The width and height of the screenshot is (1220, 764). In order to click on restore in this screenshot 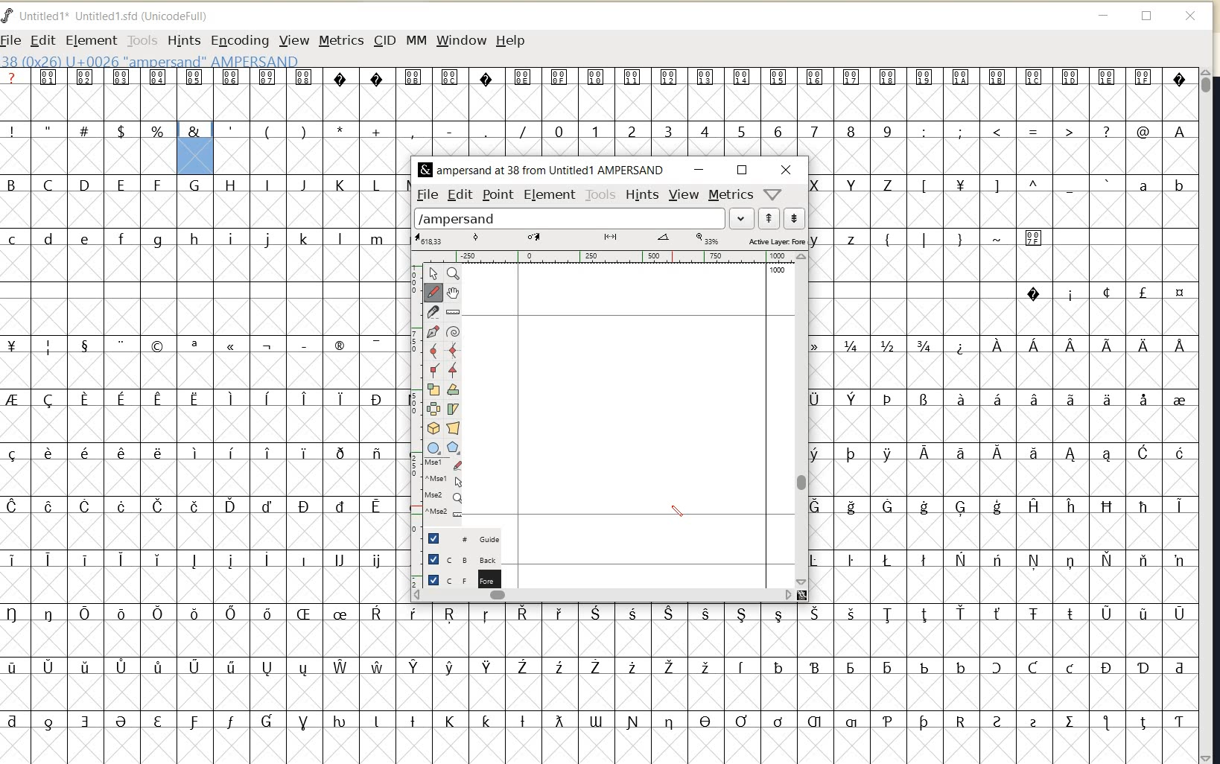, I will do `click(1146, 16)`.